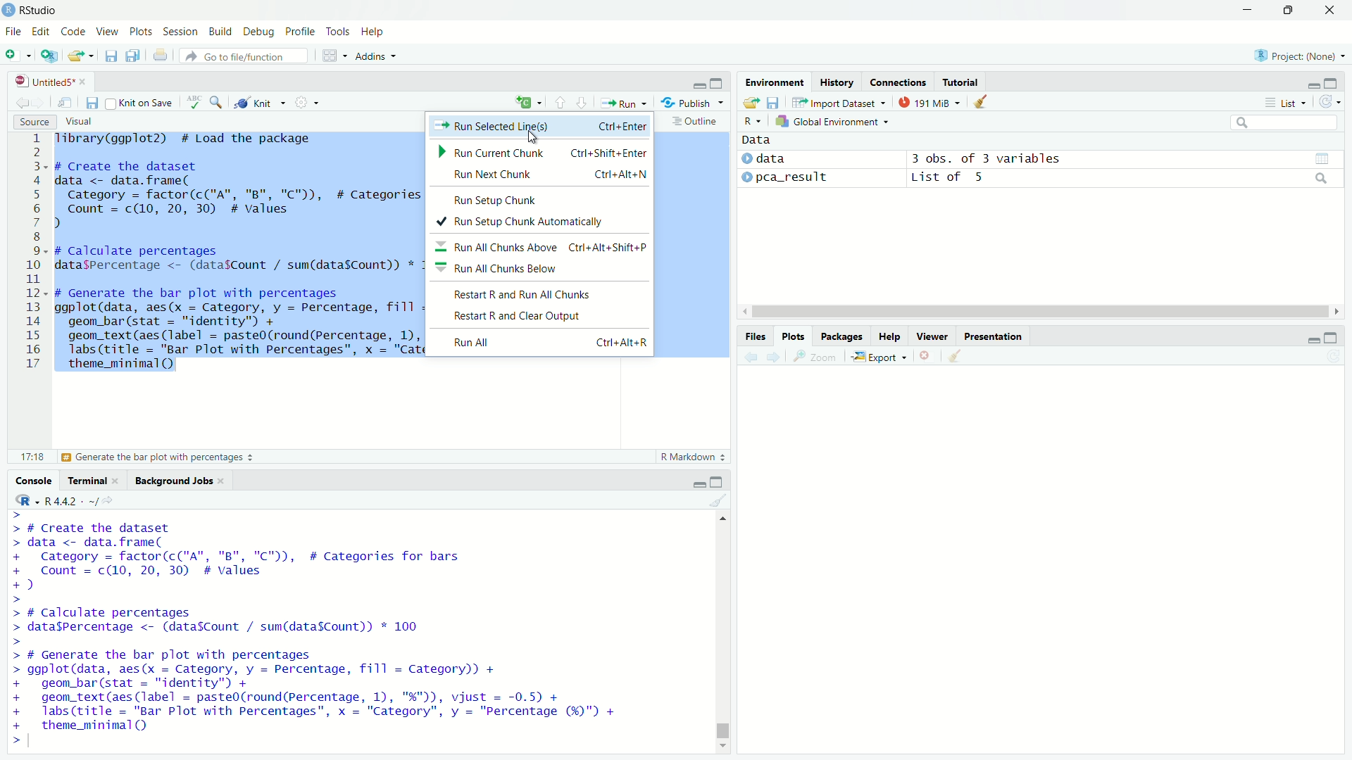 Image resolution: width=1352 pixels, height=760 pixels. What do you see at coordinates (815, 357) in the screenshot?
I see `Zoom` at bounding box center [815, 357].